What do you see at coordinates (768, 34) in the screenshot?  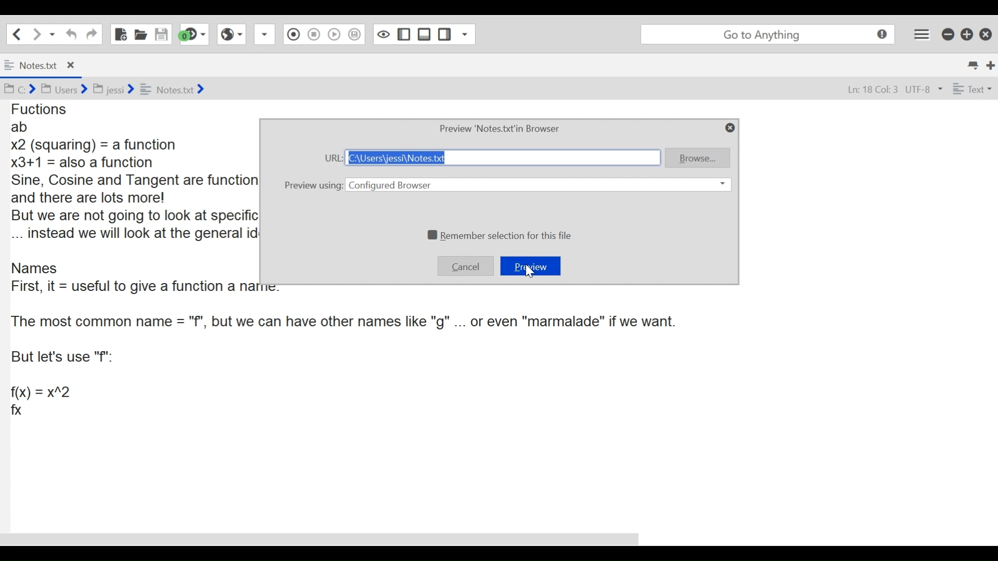 I see `go to anything` at bounding box center [768, 34].